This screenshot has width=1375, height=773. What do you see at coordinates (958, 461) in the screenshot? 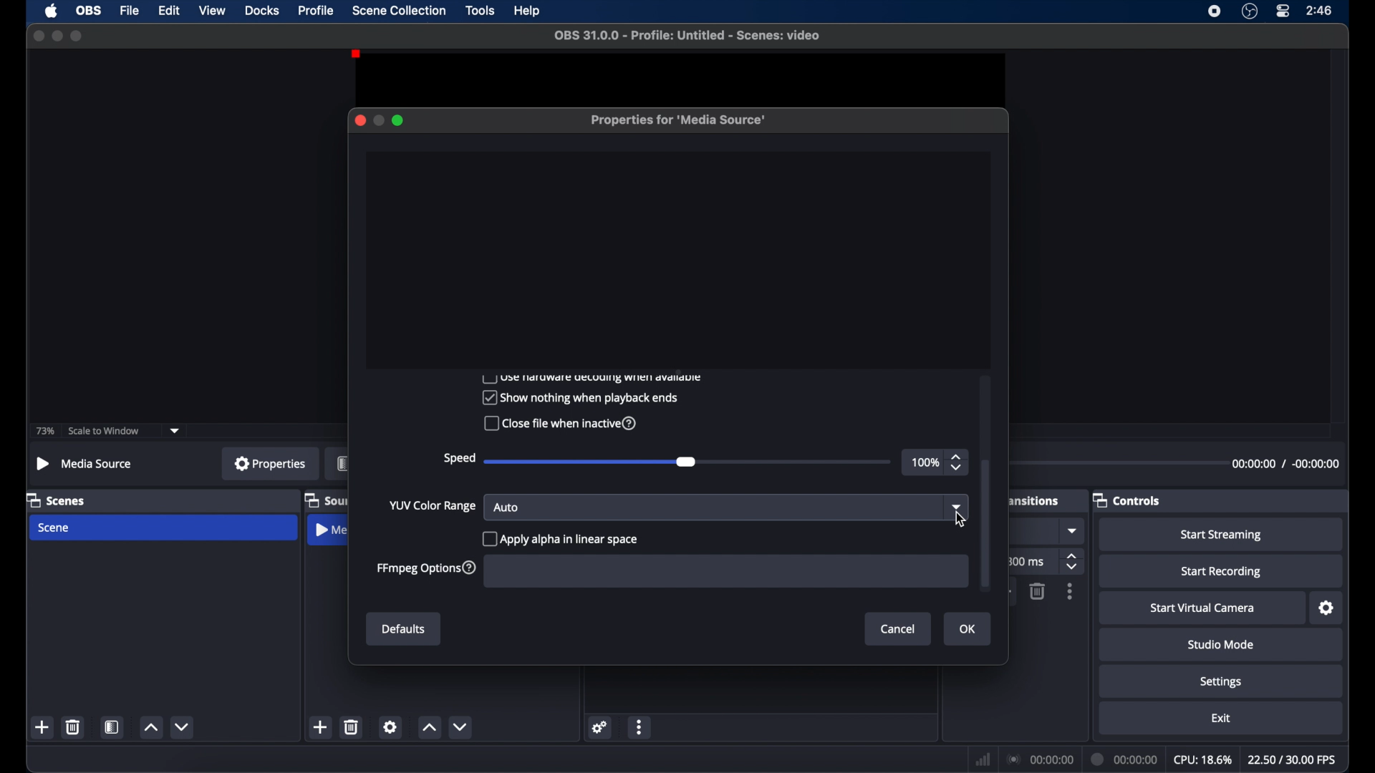
I see `stepper buttons` at bounding box center [958, 461].